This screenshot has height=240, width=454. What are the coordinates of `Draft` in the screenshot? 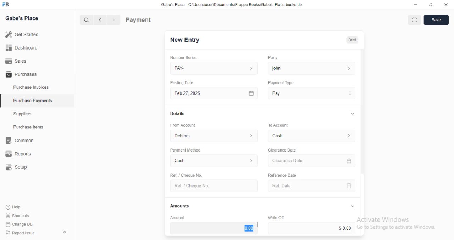 It's located at (351, 39).